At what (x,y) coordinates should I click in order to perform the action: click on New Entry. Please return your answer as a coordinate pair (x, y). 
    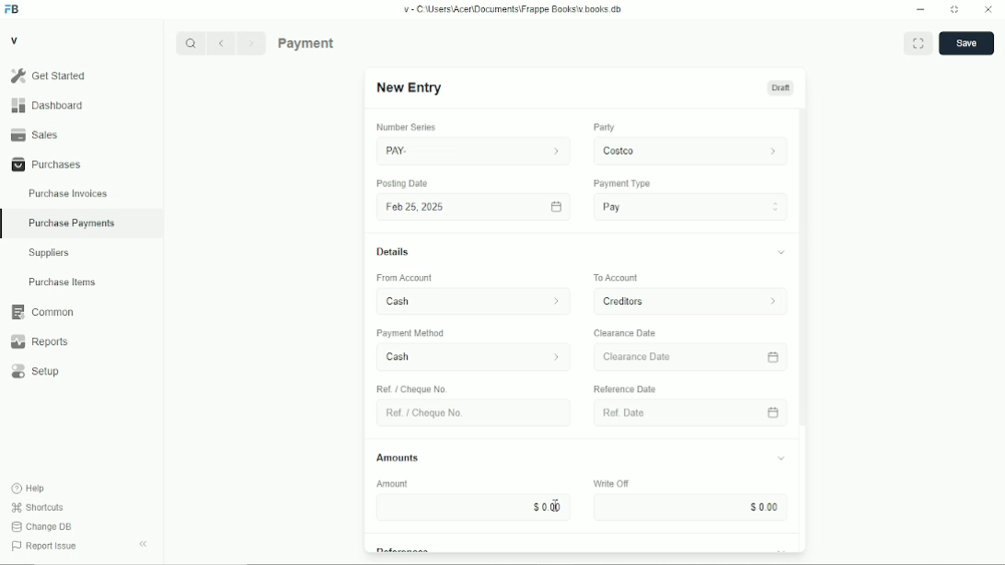
    Looking at the image, I should click on (411, 87).